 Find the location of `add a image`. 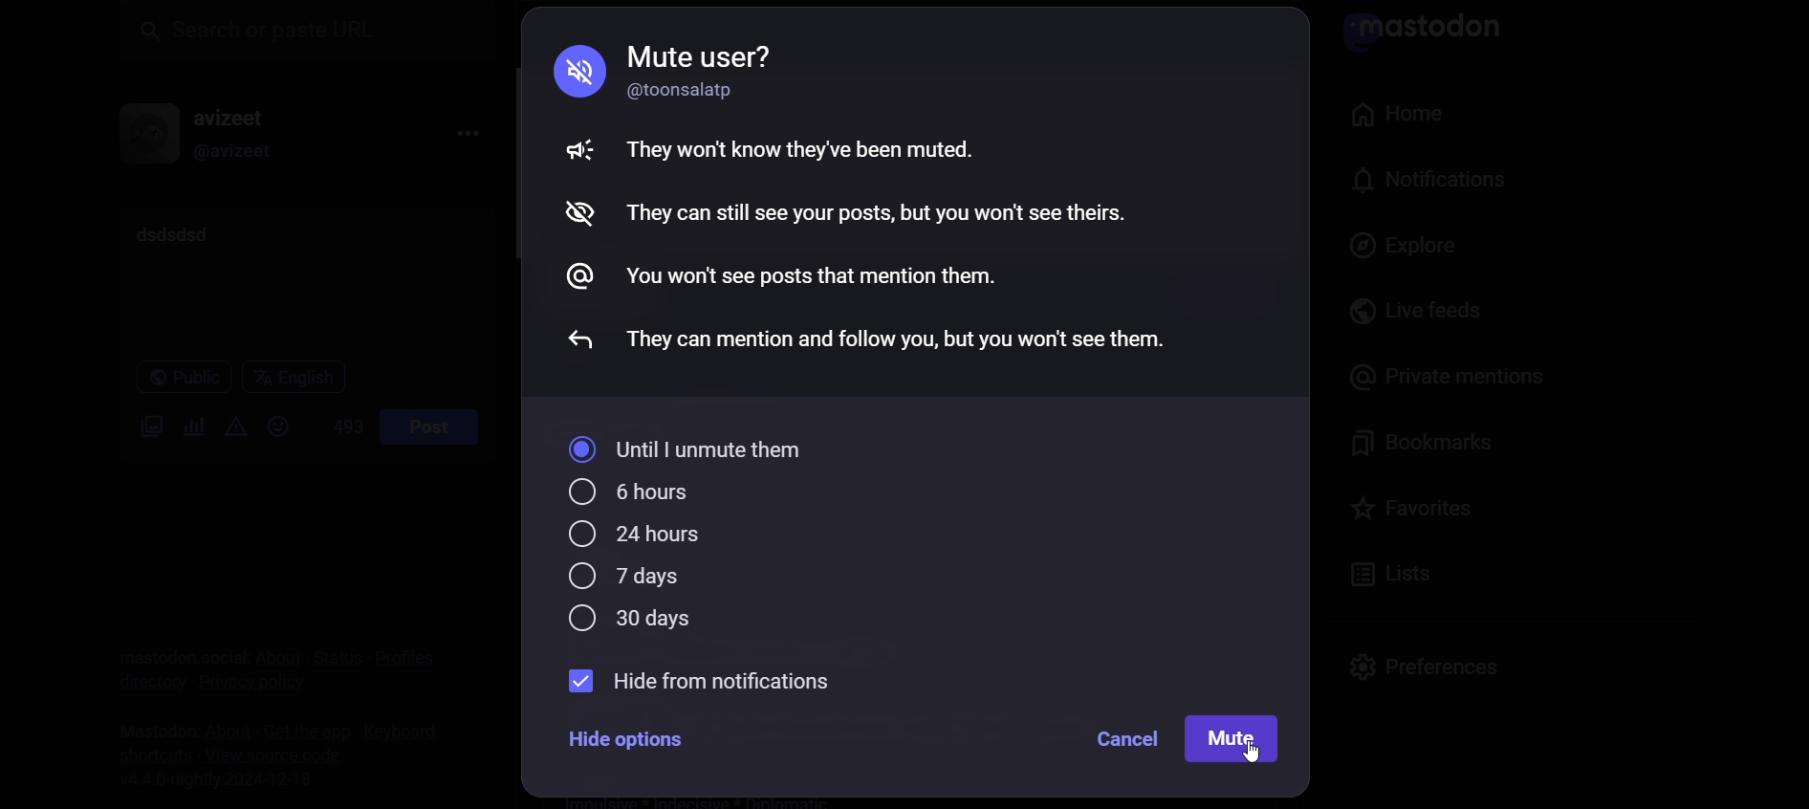

add a image is located at coordinates (147, 428).